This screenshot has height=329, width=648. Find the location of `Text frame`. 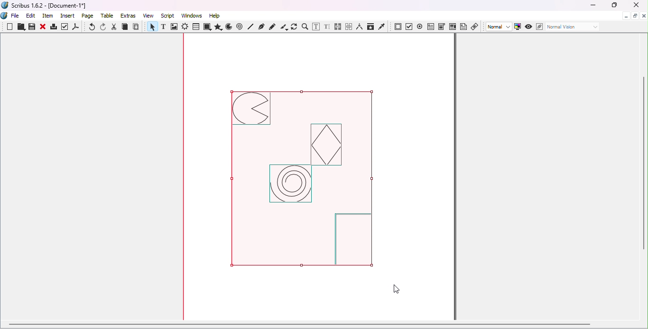

Text frame is located at coordinates (165, 27).